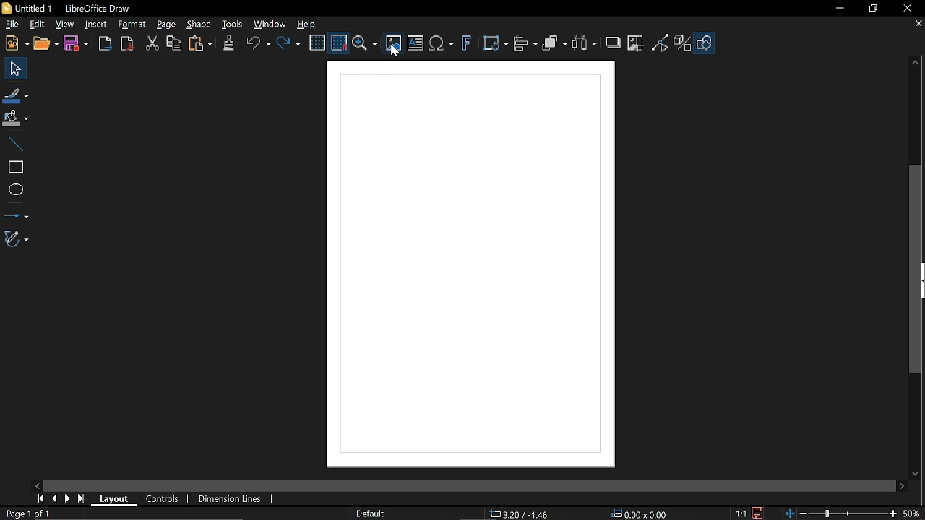 The width and height of the screenshot is (925, 520). Describe the element at coordinates (84, 8) in the screenshot. I see `Current window` at that location.